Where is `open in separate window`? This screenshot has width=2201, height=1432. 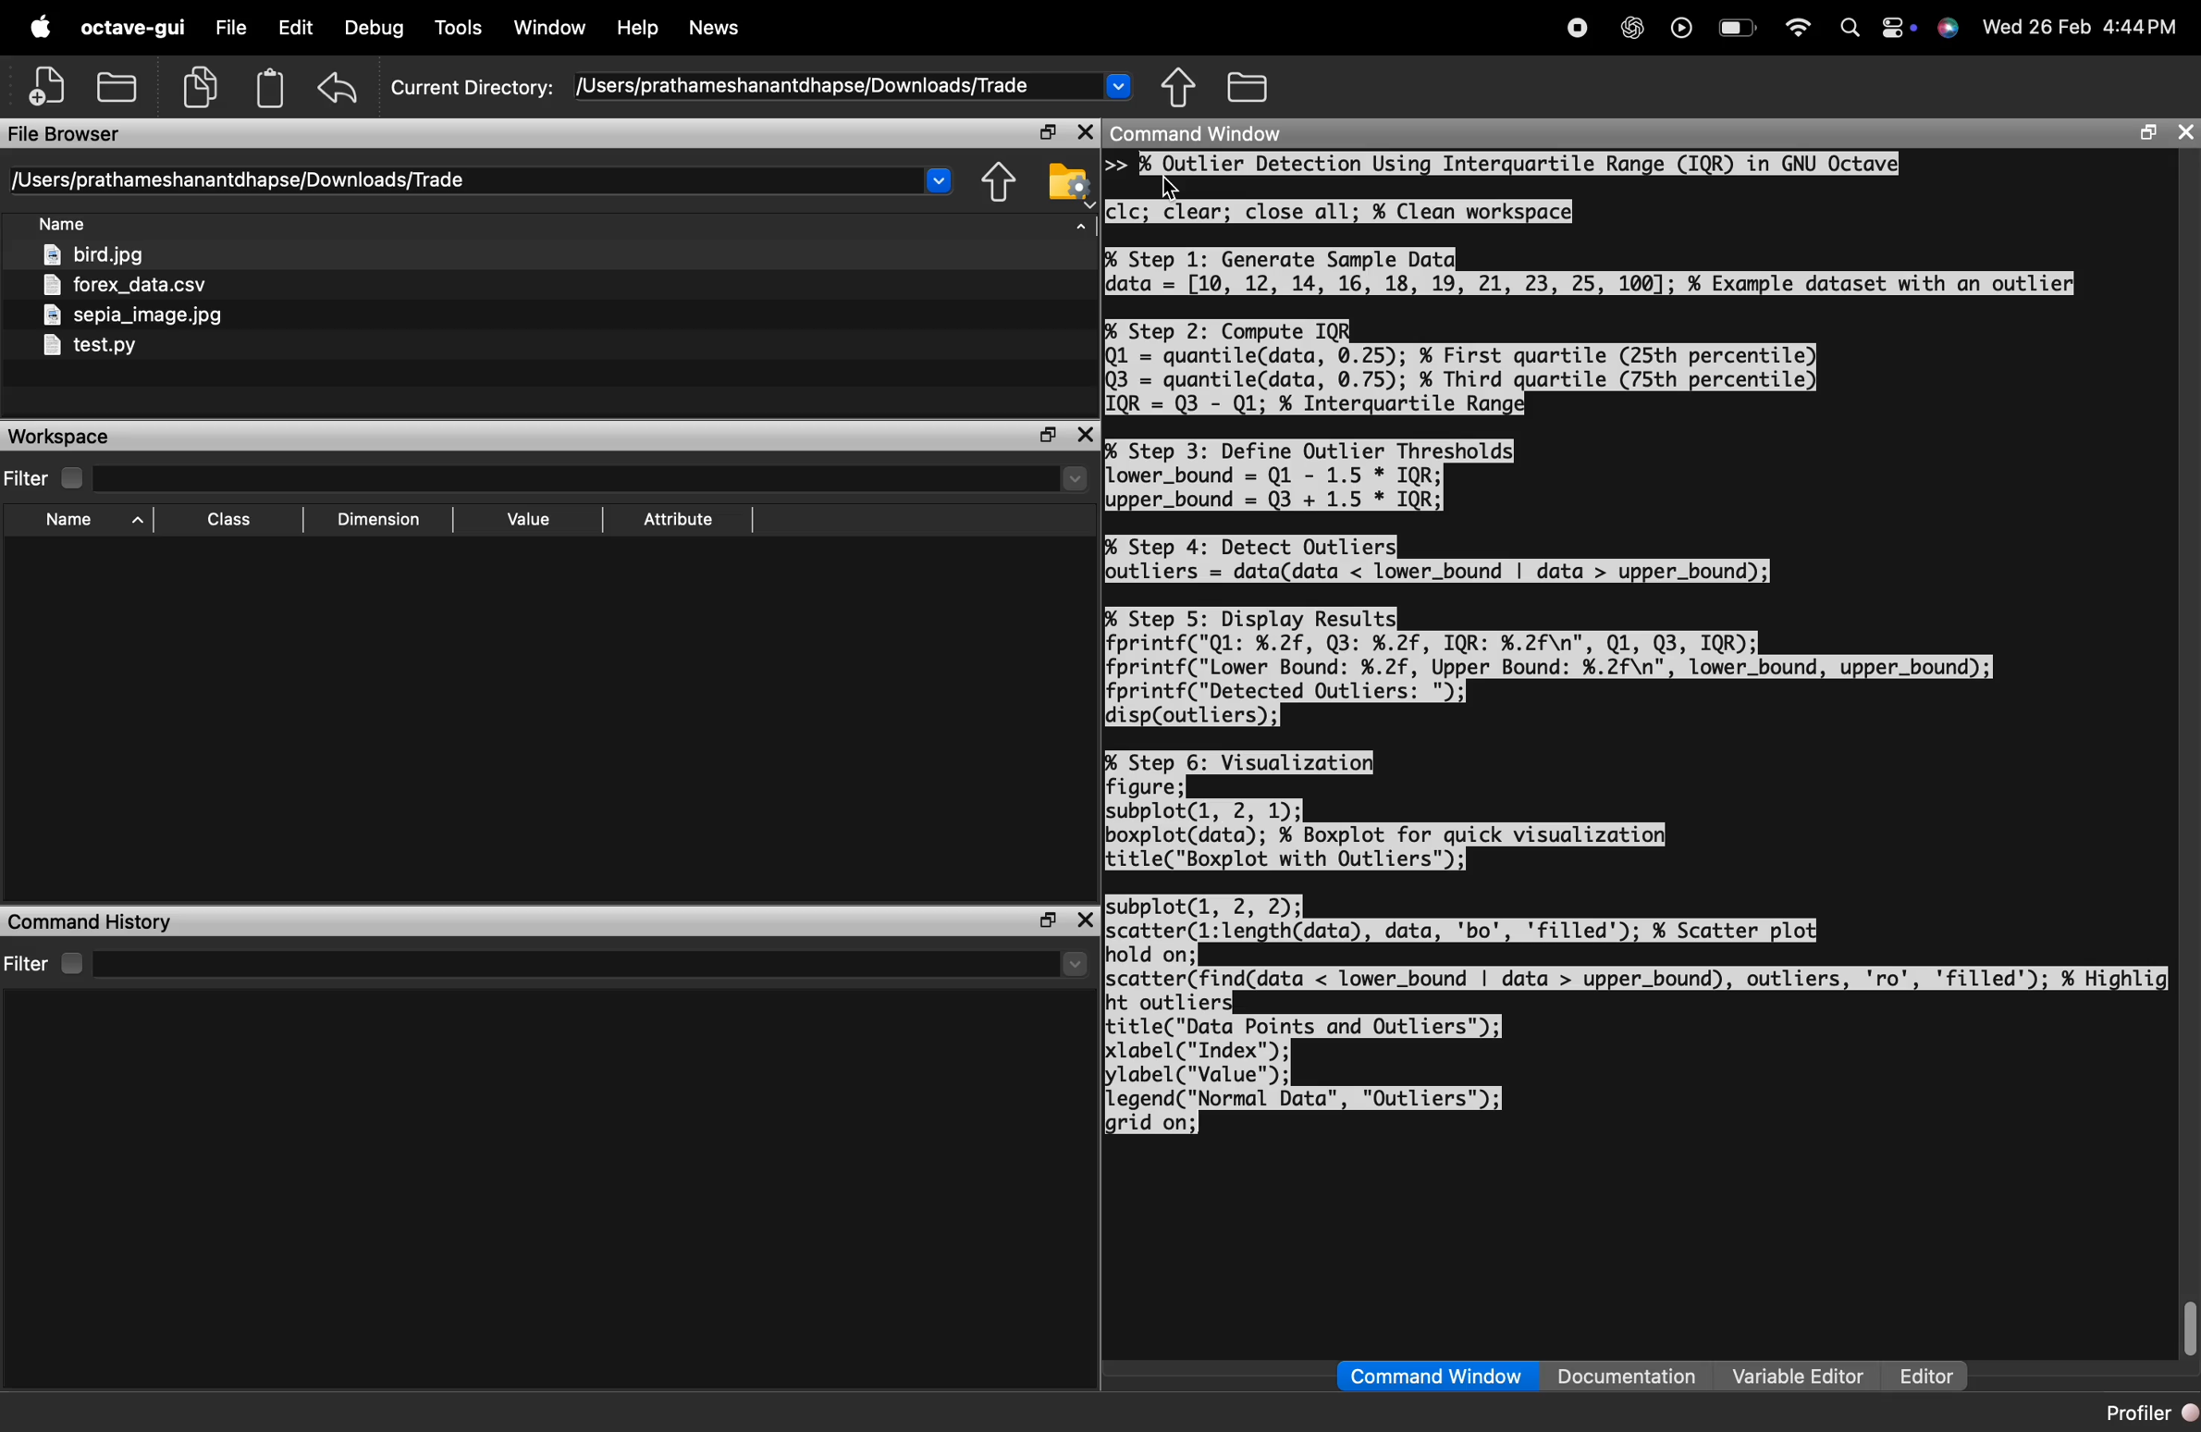
open in separate window is located at coordinates (1049, 920).